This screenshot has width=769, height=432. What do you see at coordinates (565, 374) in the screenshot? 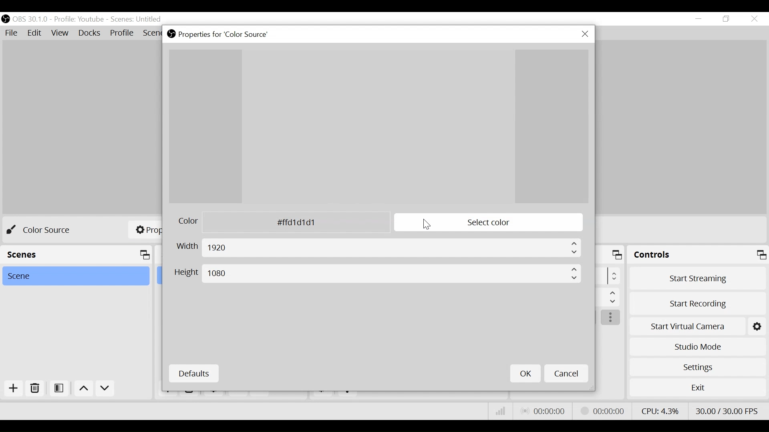
I see `Cancel` at bounding box center [565, 374].